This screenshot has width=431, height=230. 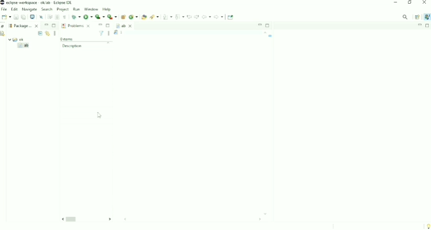 What do you see at coordinates (23, 17) in the screenshot?
I see `Save All` at bounding box center [23, 17].